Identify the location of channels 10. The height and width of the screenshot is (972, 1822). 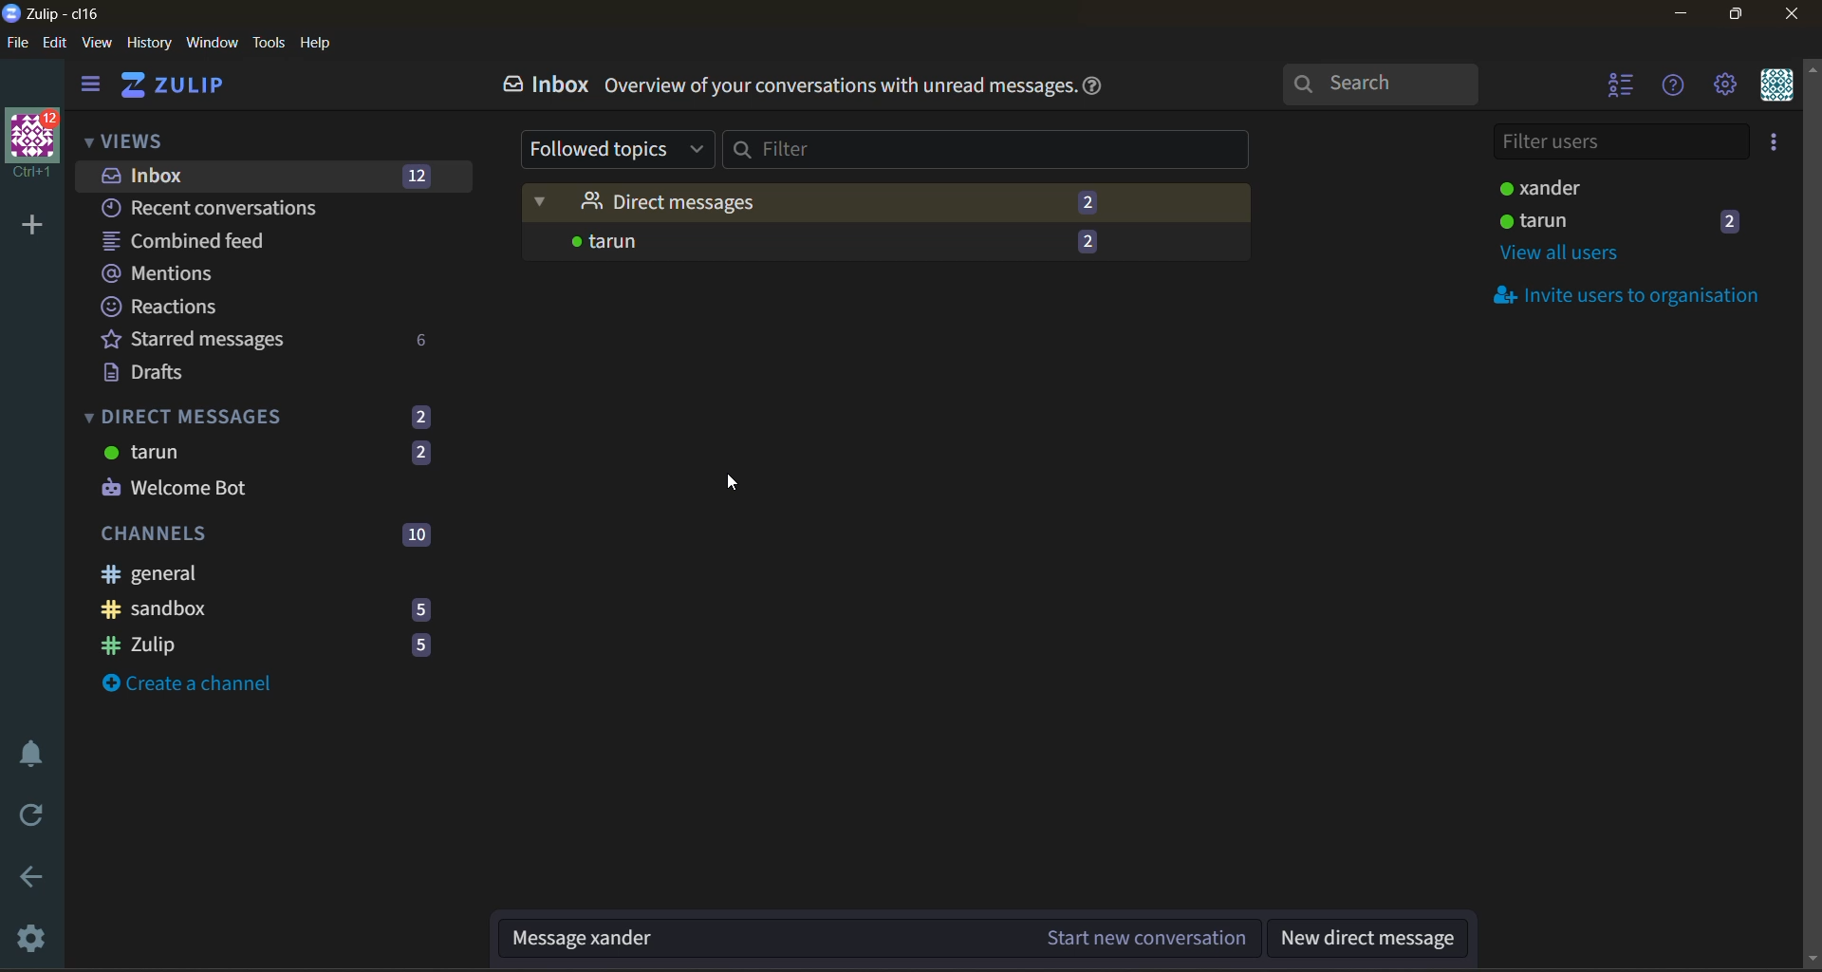
(267, 536).